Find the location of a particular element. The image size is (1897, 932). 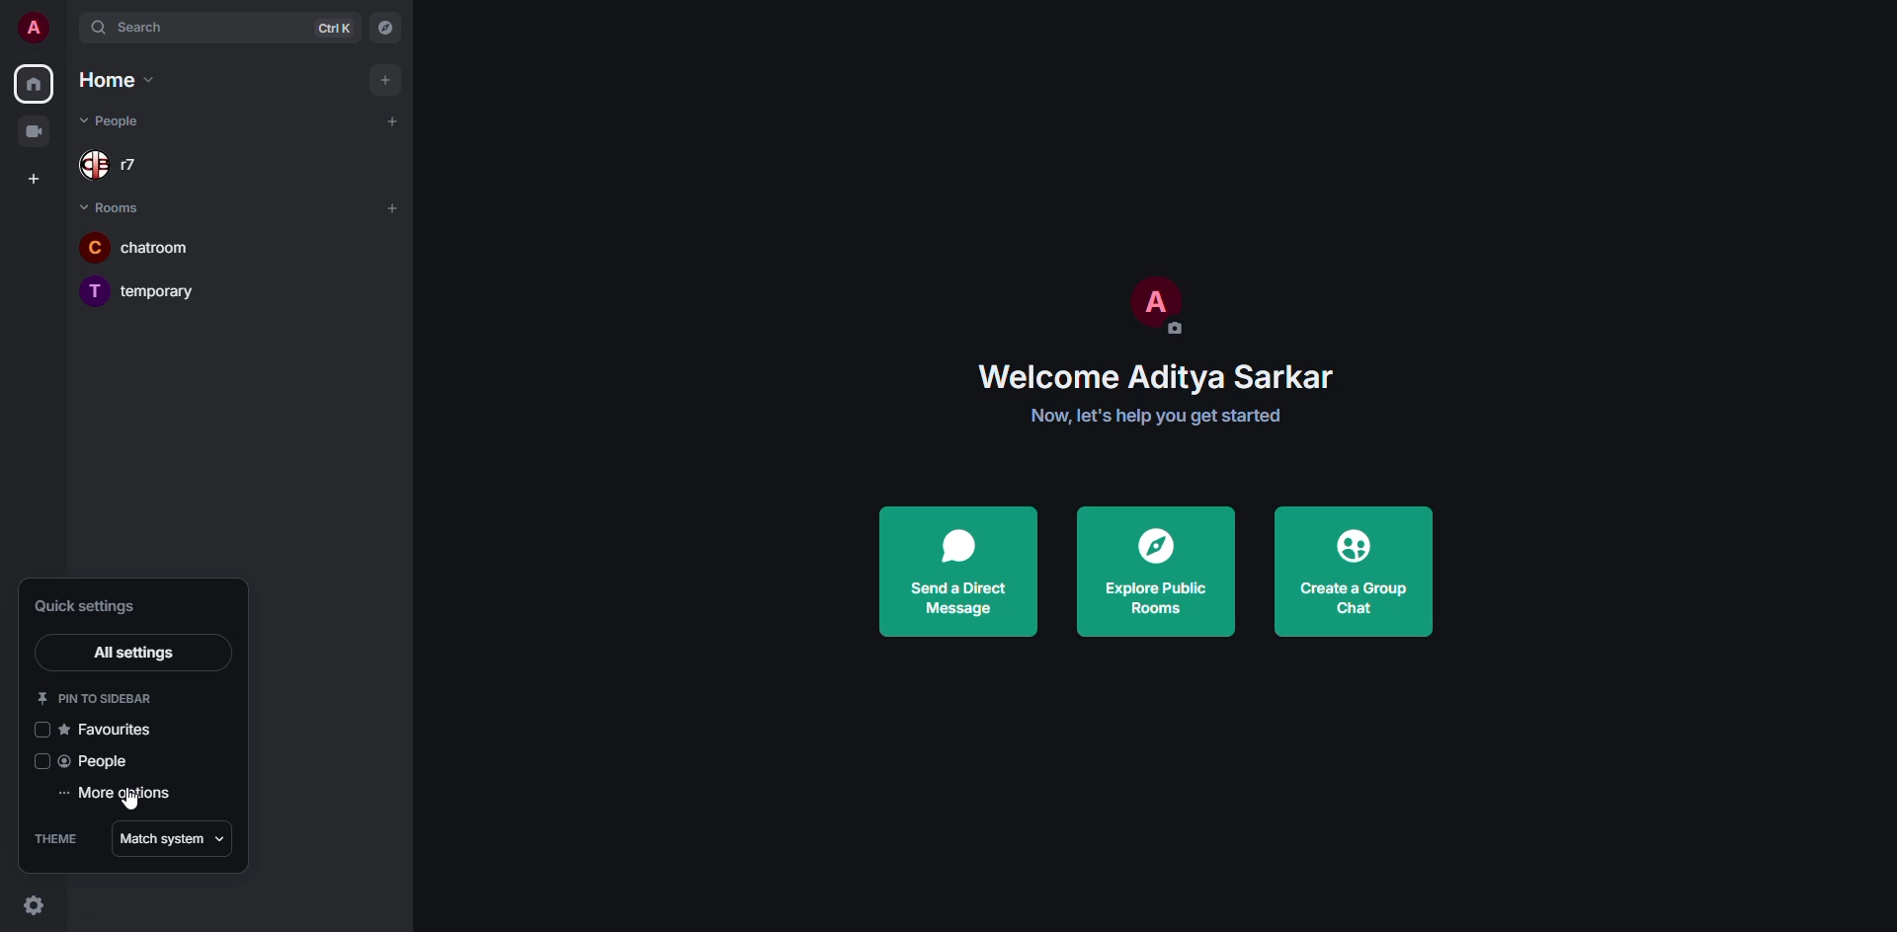

create a group chat is located at coordinates (1354, 572).